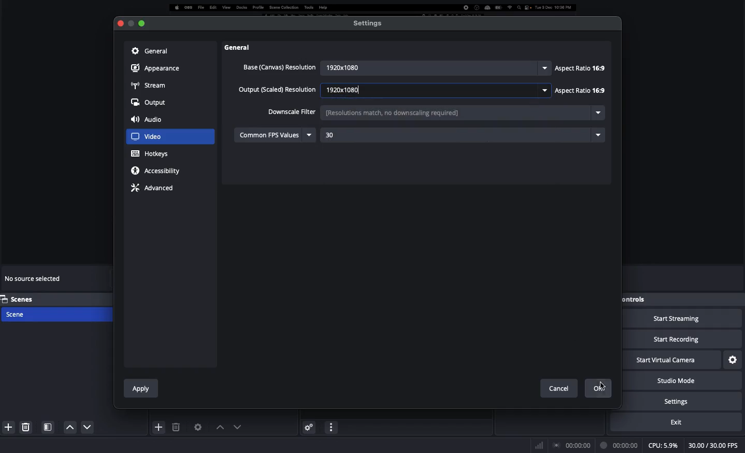  I want to click on Down, so click(67, 427).